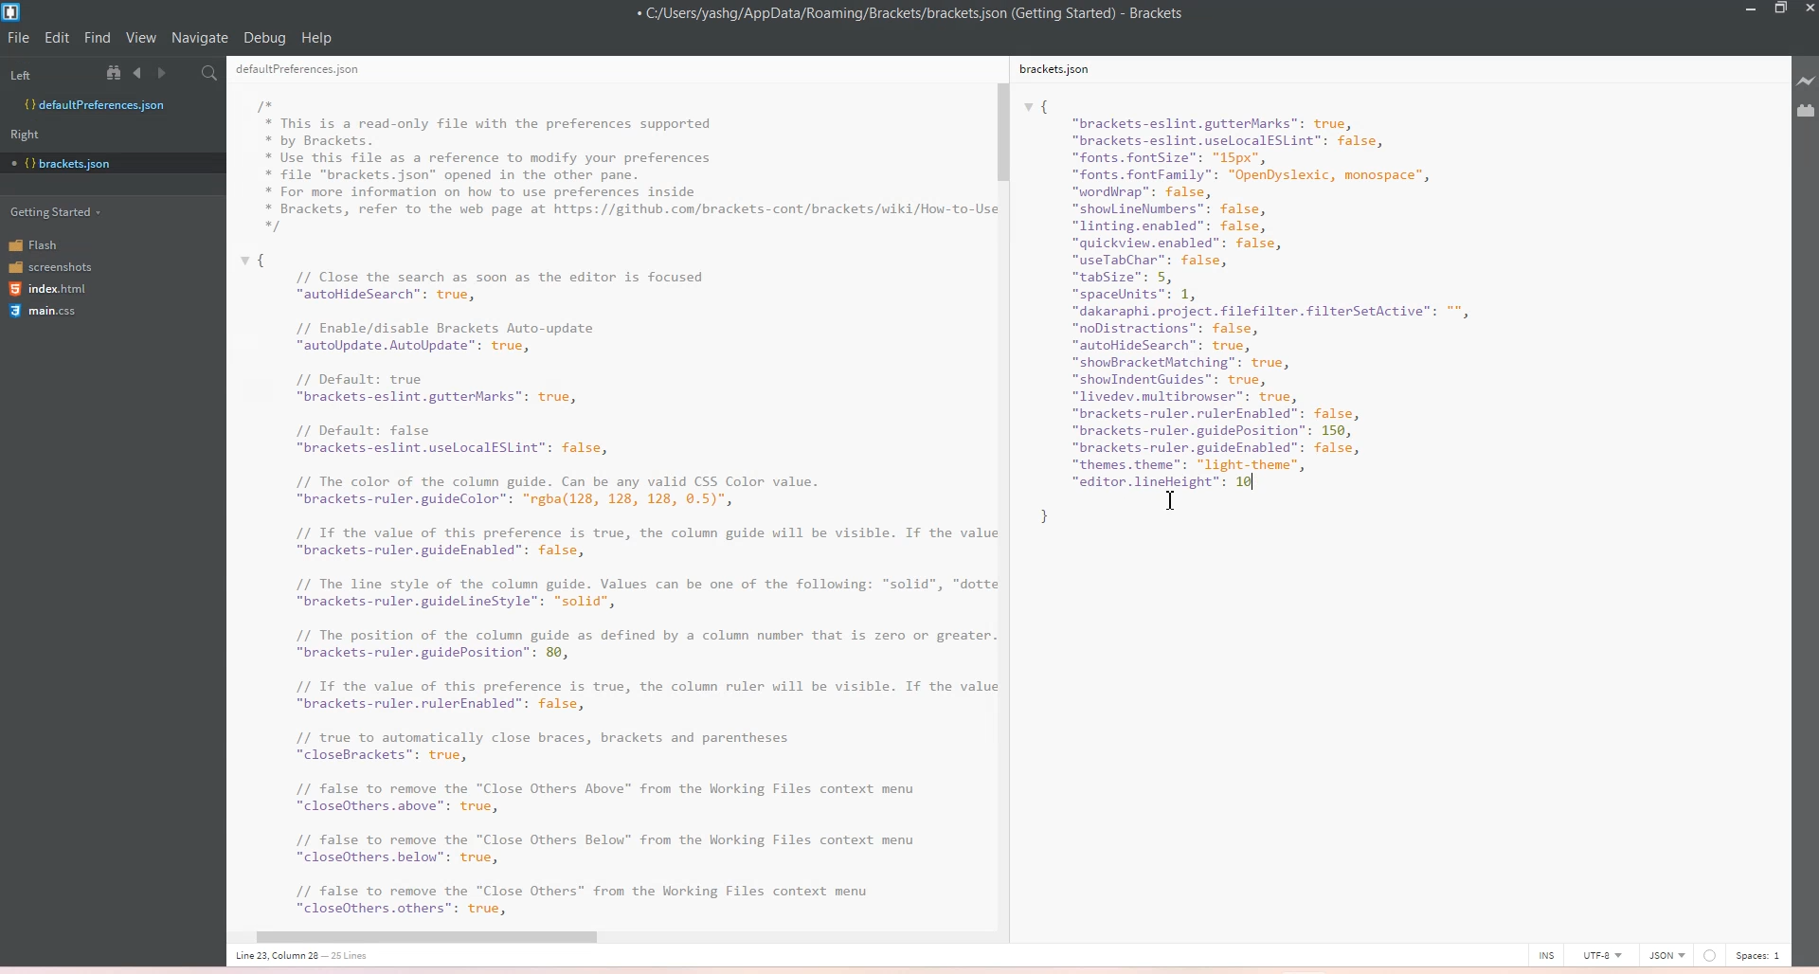 The height and width of the screenshot is (974, 1819). What do you see at coordinates (608, 504) in the screenshot?
I see `defaultPreferences.json

I”

* This is a read-only file with the preferences supported

* by Brackets.

* Use this file as a reference to modify your preferences

* file "brackets.json" opened in the other pane.

* For more information on how to use preferences inside

* Brackets, refer to the web page at https://github.com/brackets-cont/brackets/wiki/How-to-Us

*

vi

// Close the search as soon as the editor is focused
“autoHideSearch”: true,
// Enable/disable Brackets Auto-update
“autoUpdate. AutoUpdate”: true,
// Default: true
“brackets-eslint.gutterMarks”: true,
// Default: false
“brackets-eslint.uselocalESLint": false,
// The color of the column guide. Can be any valid CSS Color value.
“brackets-ruler.guideColor”: "rgba(128, 128, 128, 0.5)",
// Tf the value of this preference is true, the column guide will be visible. Tf the val.
“brackets-ruler.guideEnabled”: false,
// The line style of the column guide. Values can be one of the following: "solid", "dott
“brackets-ruler.guidelineStyle": "solid",
// The position of the column guide as defined by a column number that is zero or greater
“brackets-ruler.guidePosition”: 80,
// Tf the value of this preference is true, the column ruler will be visible. Tf the val.
“brackets-ruler.rulerEnabled”: false,
// true to automatically close braces, brackets and parentheses
“closeBrackets”: true,
// false to remove the "Close Others Above” from the Working Files context menu
“closeOthers.above”: true,
// false to remove the "Close Others Below” from the Working Files context menu
“closeOthers.below": true,
// false to remove the "Close Others” from the Working Files context menu
“closeOthers.others”: true,` at bounding box center [608, 504].